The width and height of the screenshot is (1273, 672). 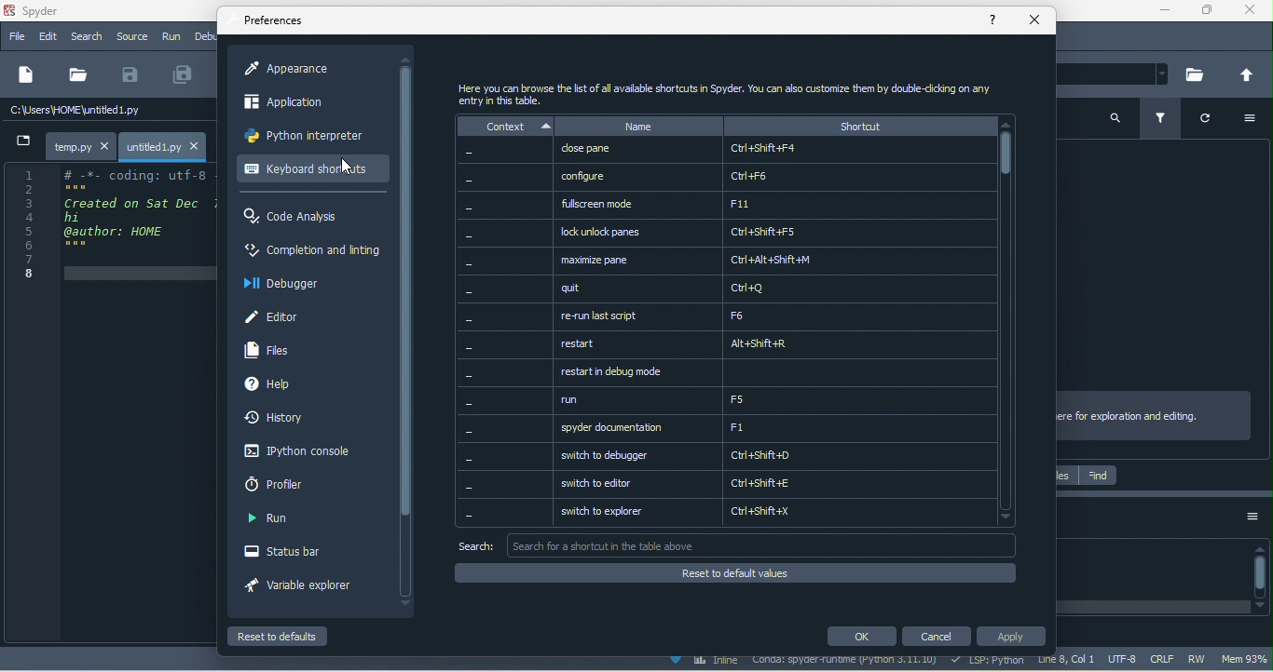 What do you see at coordinates (206, 35) in the screenshot?
I see `debug` at bounding box center [206, 35].